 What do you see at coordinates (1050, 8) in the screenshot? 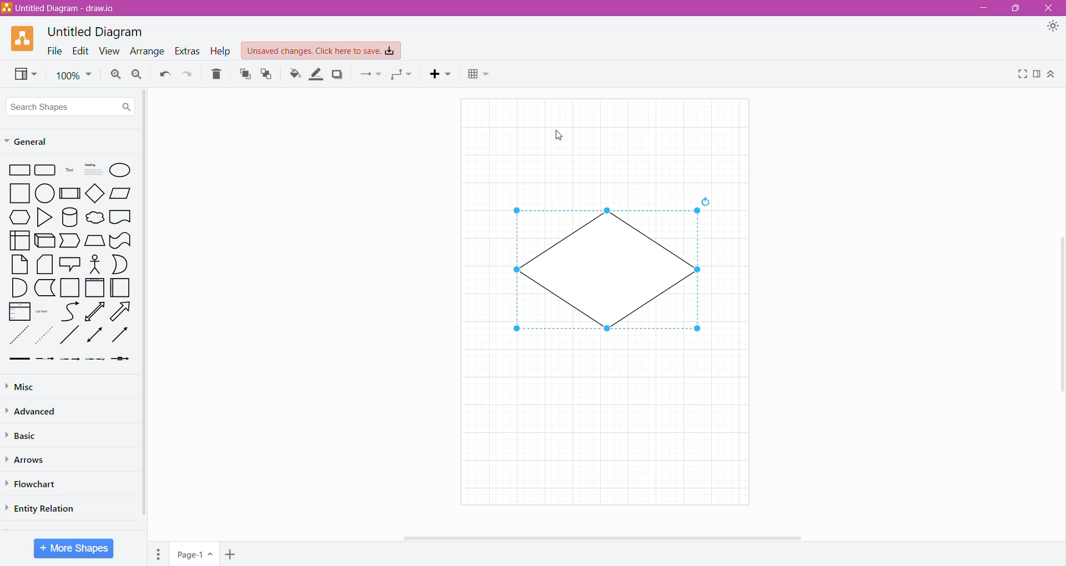
I see `Close` at bounding box center [1050, 8].